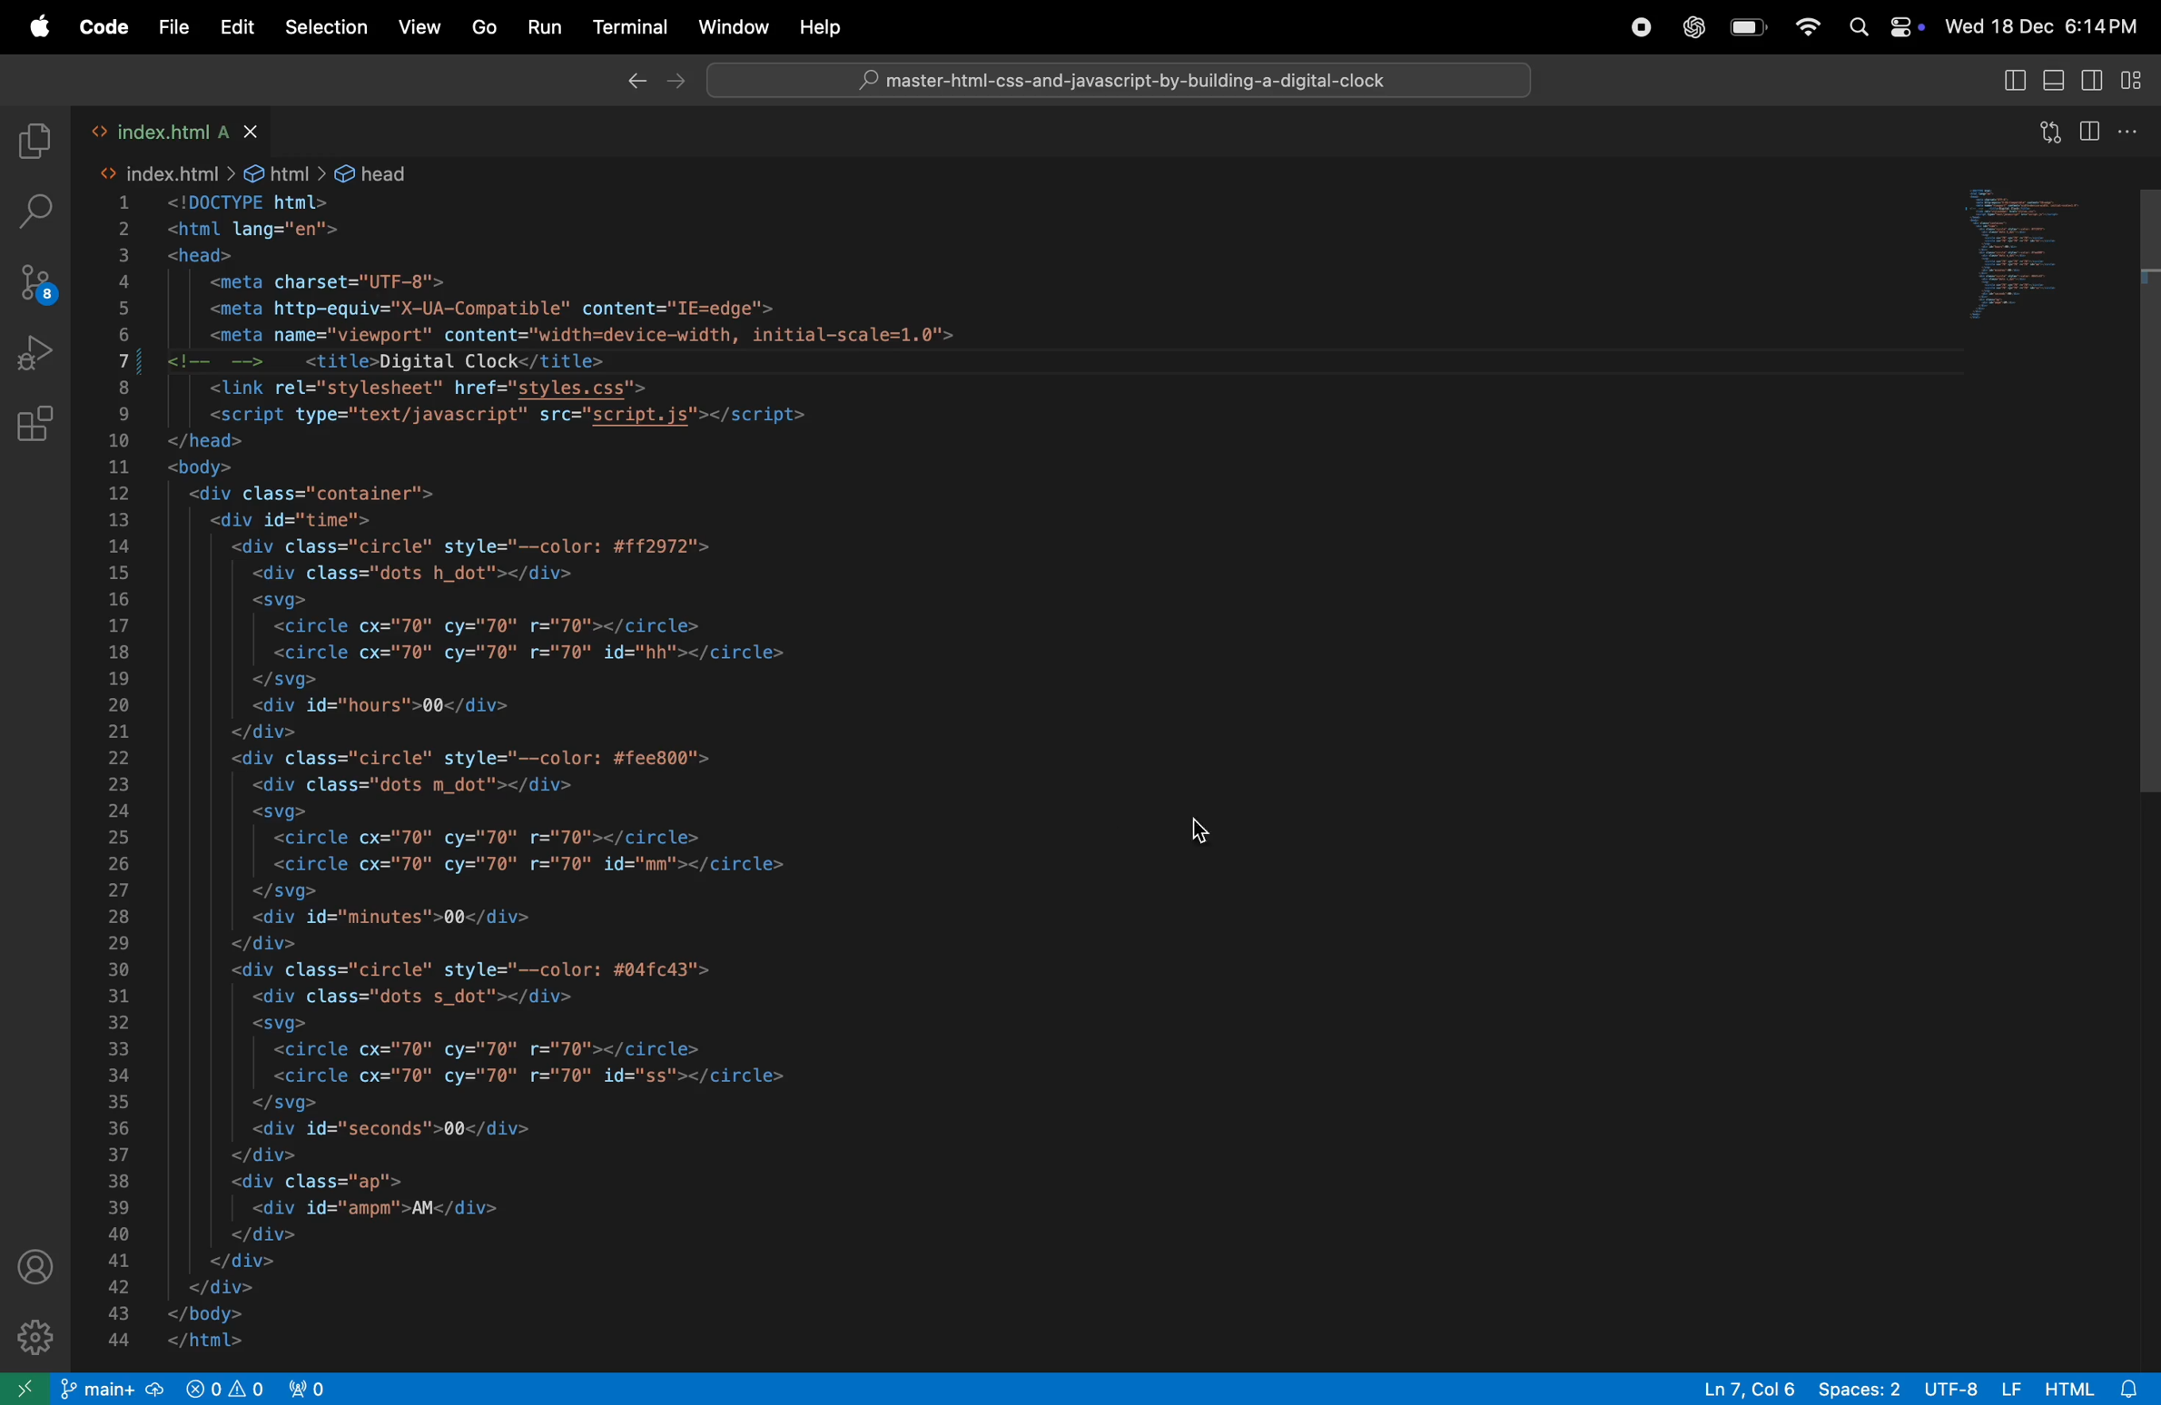 This screenshot has height=1405, width=2161. I want to click on main repo, so click(113, 1390).